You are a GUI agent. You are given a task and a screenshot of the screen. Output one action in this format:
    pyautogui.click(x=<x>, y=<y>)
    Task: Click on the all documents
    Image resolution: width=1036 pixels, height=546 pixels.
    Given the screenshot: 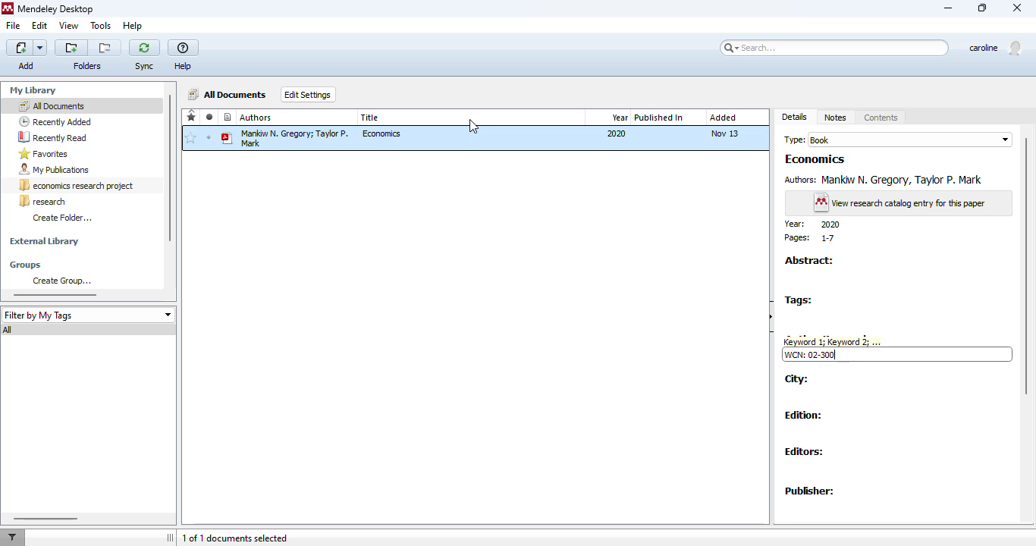 What is the action you would take?
    pyautogui.click(x=51, y=105)
    